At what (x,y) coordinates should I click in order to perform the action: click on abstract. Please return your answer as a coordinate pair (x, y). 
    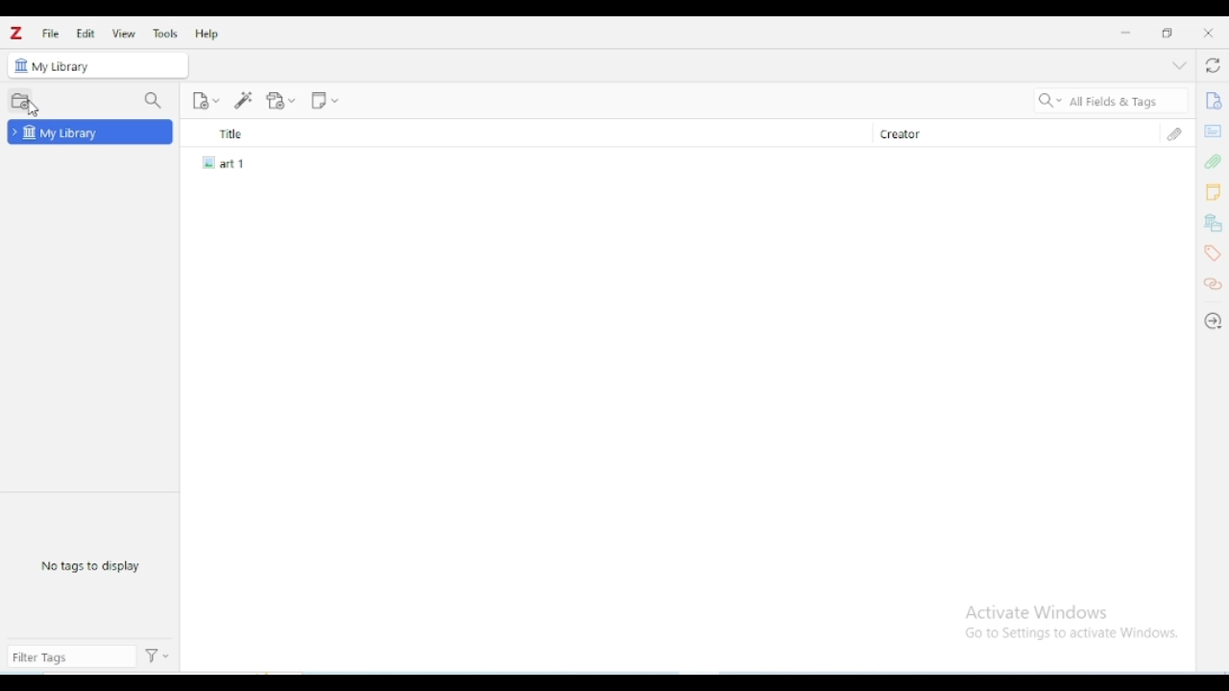
    Looking at the image, I should click on (1213, 130).